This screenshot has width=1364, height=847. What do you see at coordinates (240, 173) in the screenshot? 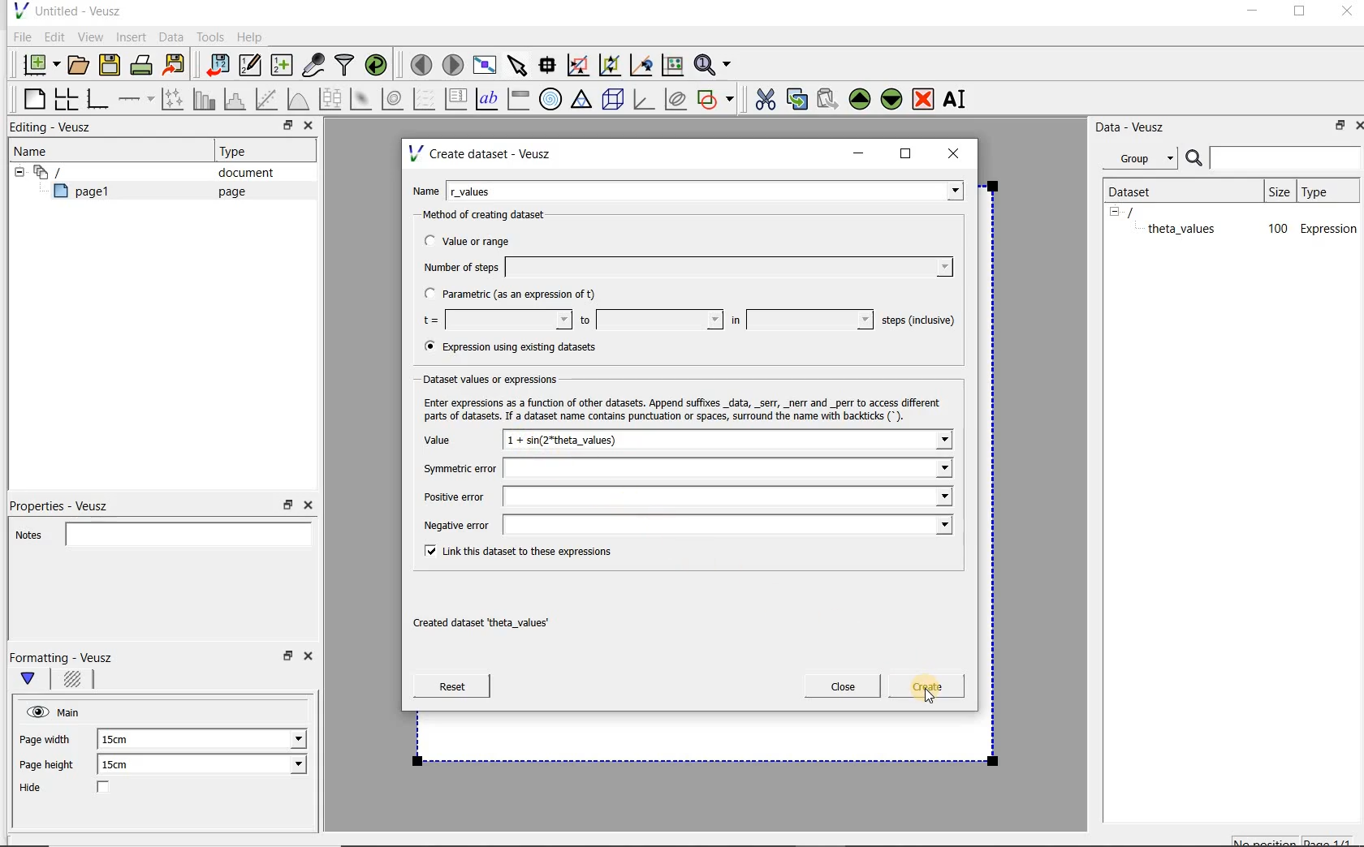
I see `document` at bounding box center [240, 173].